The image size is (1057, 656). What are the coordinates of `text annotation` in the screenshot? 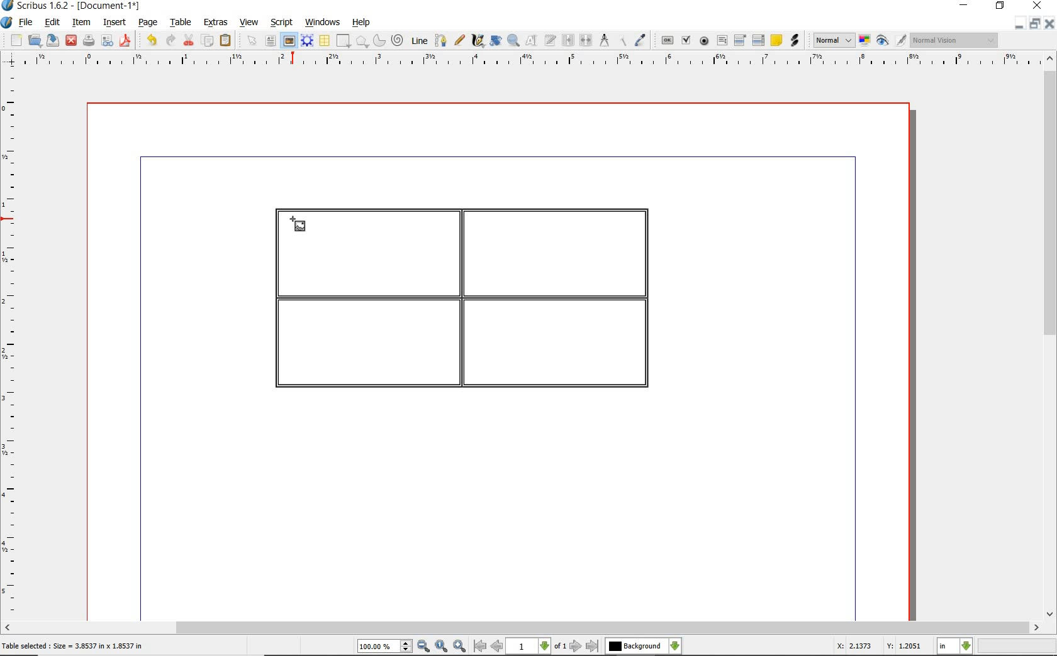 It's located at (777, 41).